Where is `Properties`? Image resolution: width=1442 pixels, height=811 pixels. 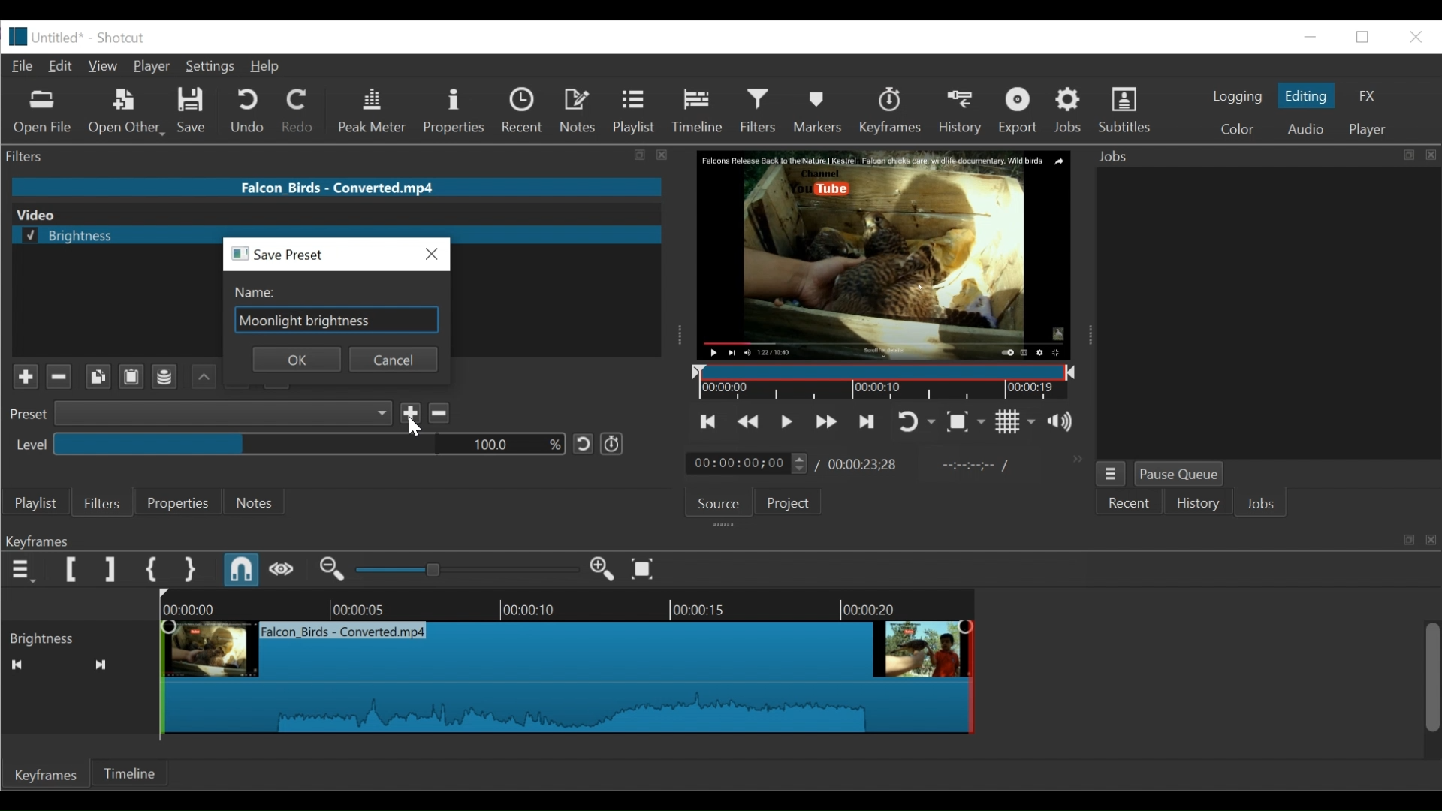
Properties is located at coordinates (454, 112).